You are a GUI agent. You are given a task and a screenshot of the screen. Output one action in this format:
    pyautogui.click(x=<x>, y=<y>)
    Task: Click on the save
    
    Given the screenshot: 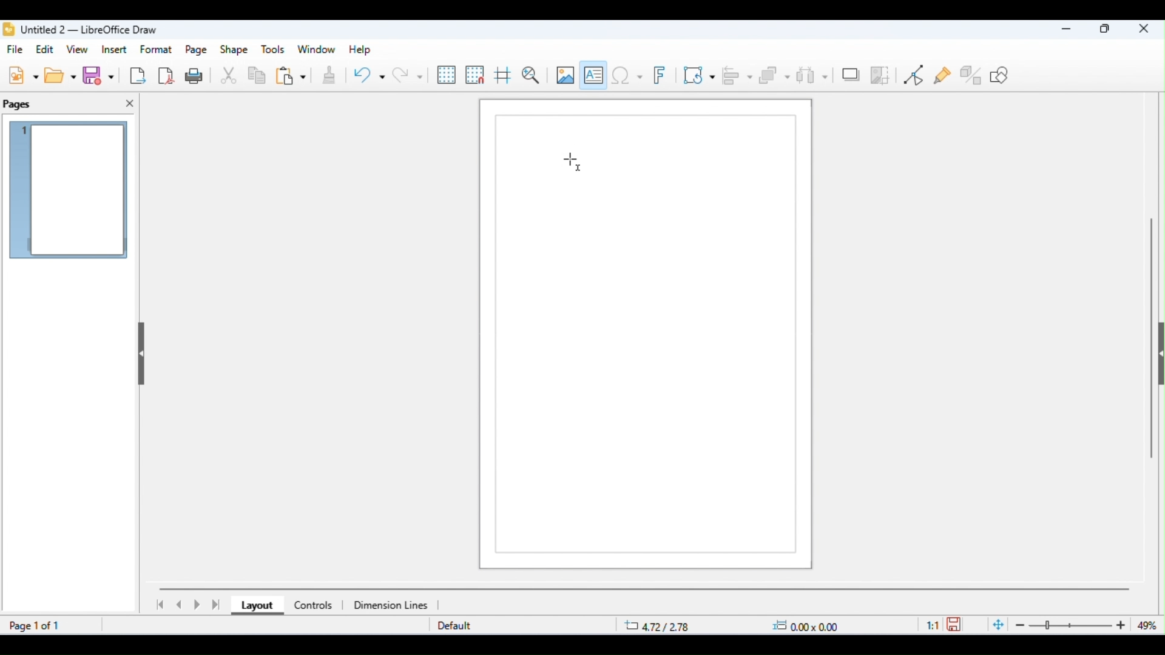 What is the action you would take?
    pyautogui.click(x=956, y=623)
    